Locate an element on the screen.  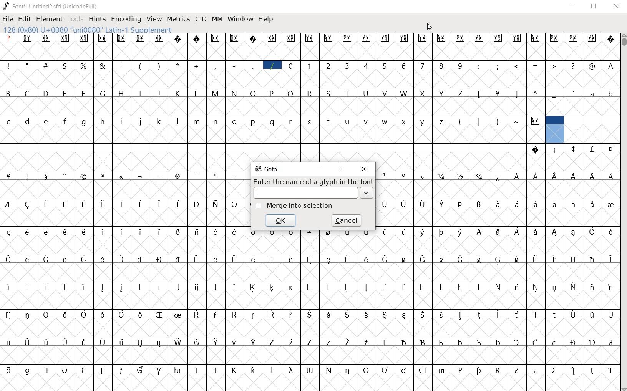
Symbol is located at coordinates (142, 258).